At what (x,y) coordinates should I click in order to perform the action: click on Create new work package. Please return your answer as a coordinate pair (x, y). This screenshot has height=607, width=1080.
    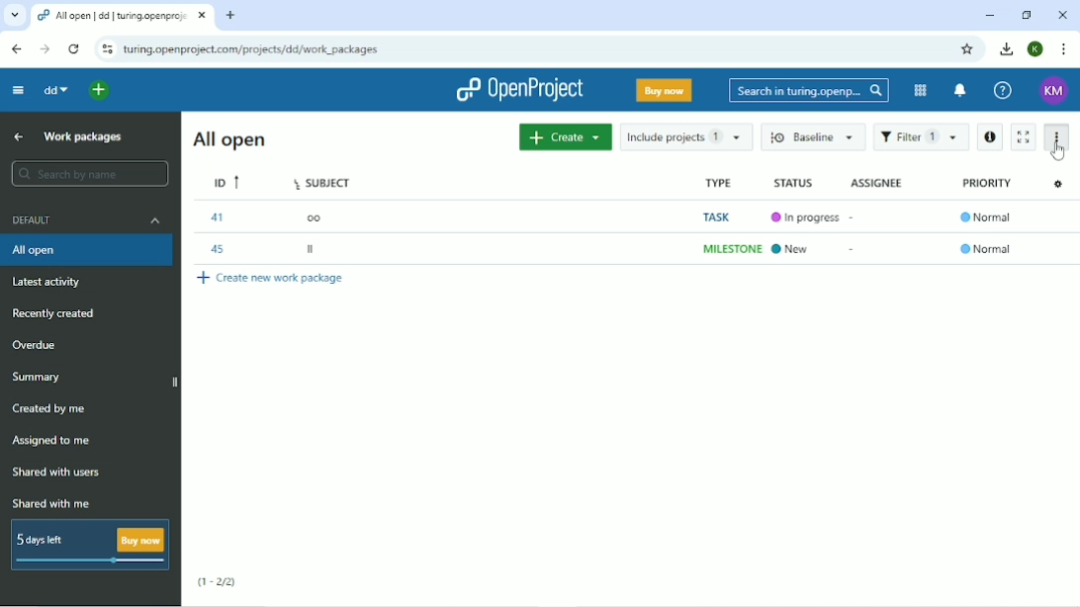
    Looking at the image, I should click on (272, 280).